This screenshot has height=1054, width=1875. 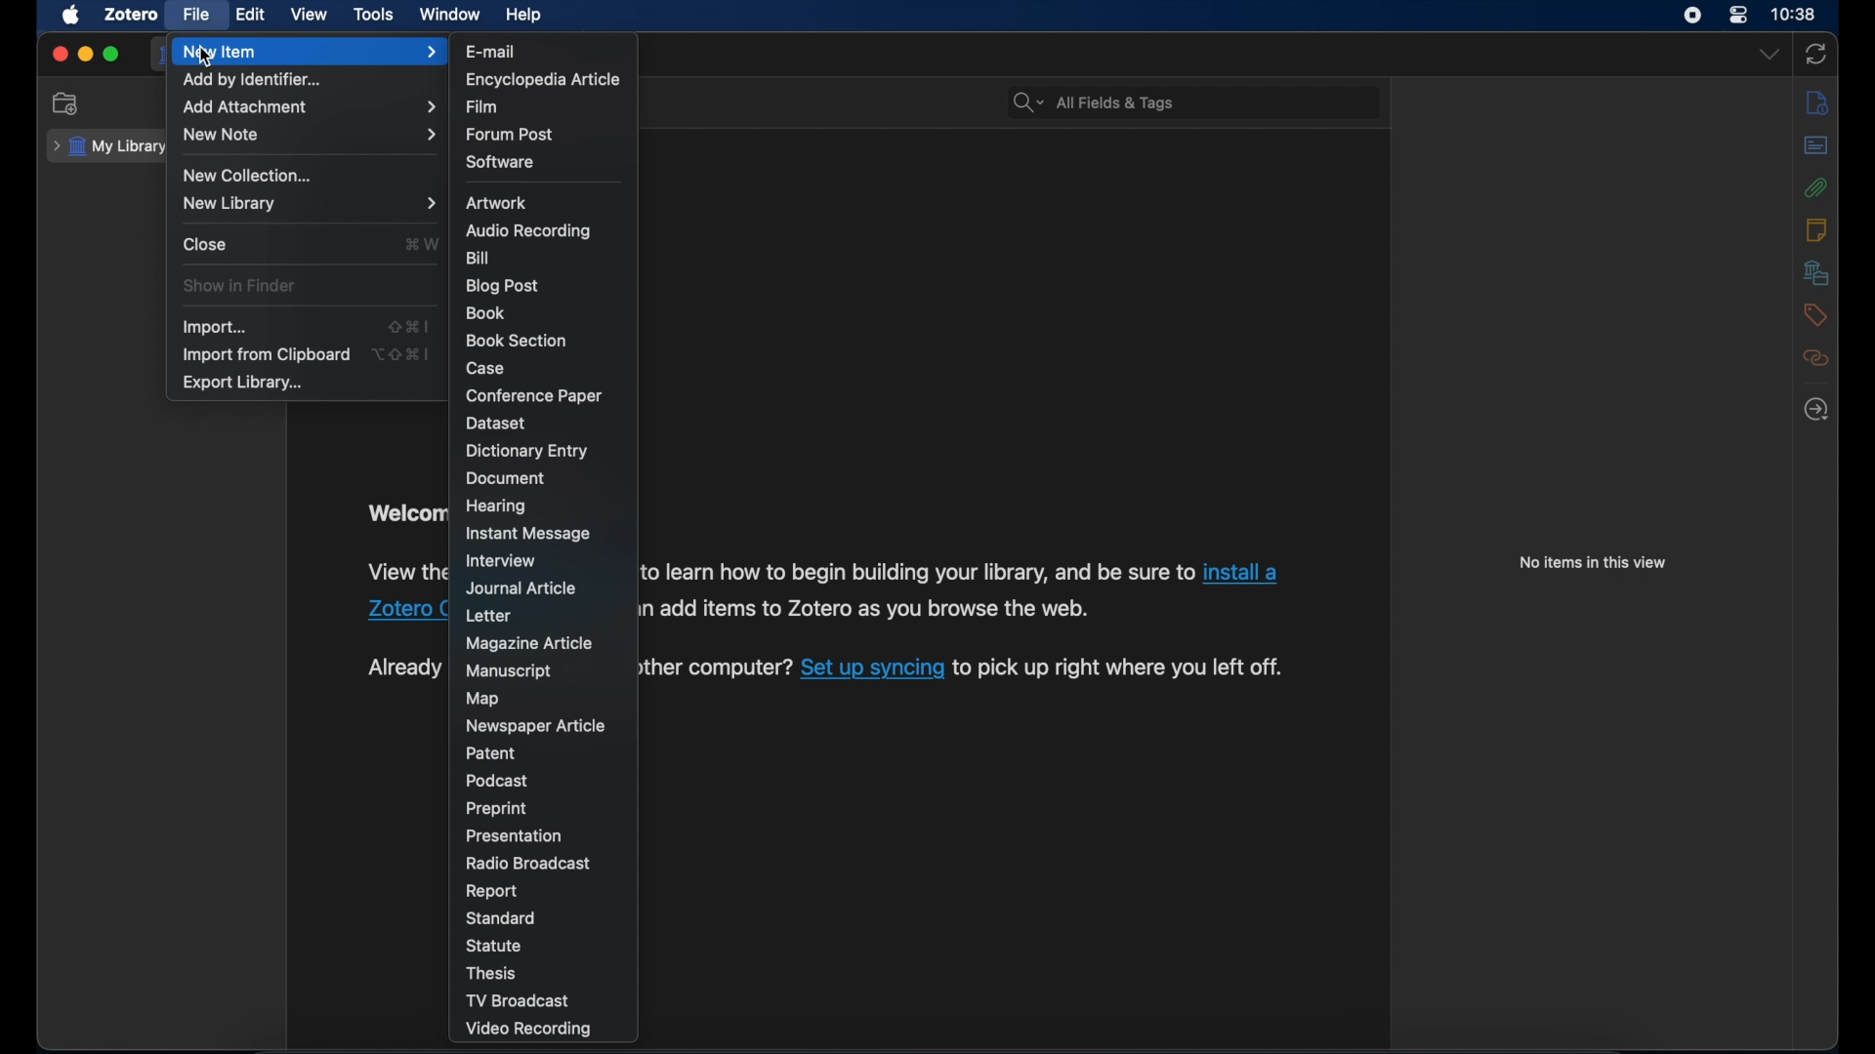 What do you see at coordinates (66, 103) in the screenshot?
I see `new collection` at bounding box center [66, 103].